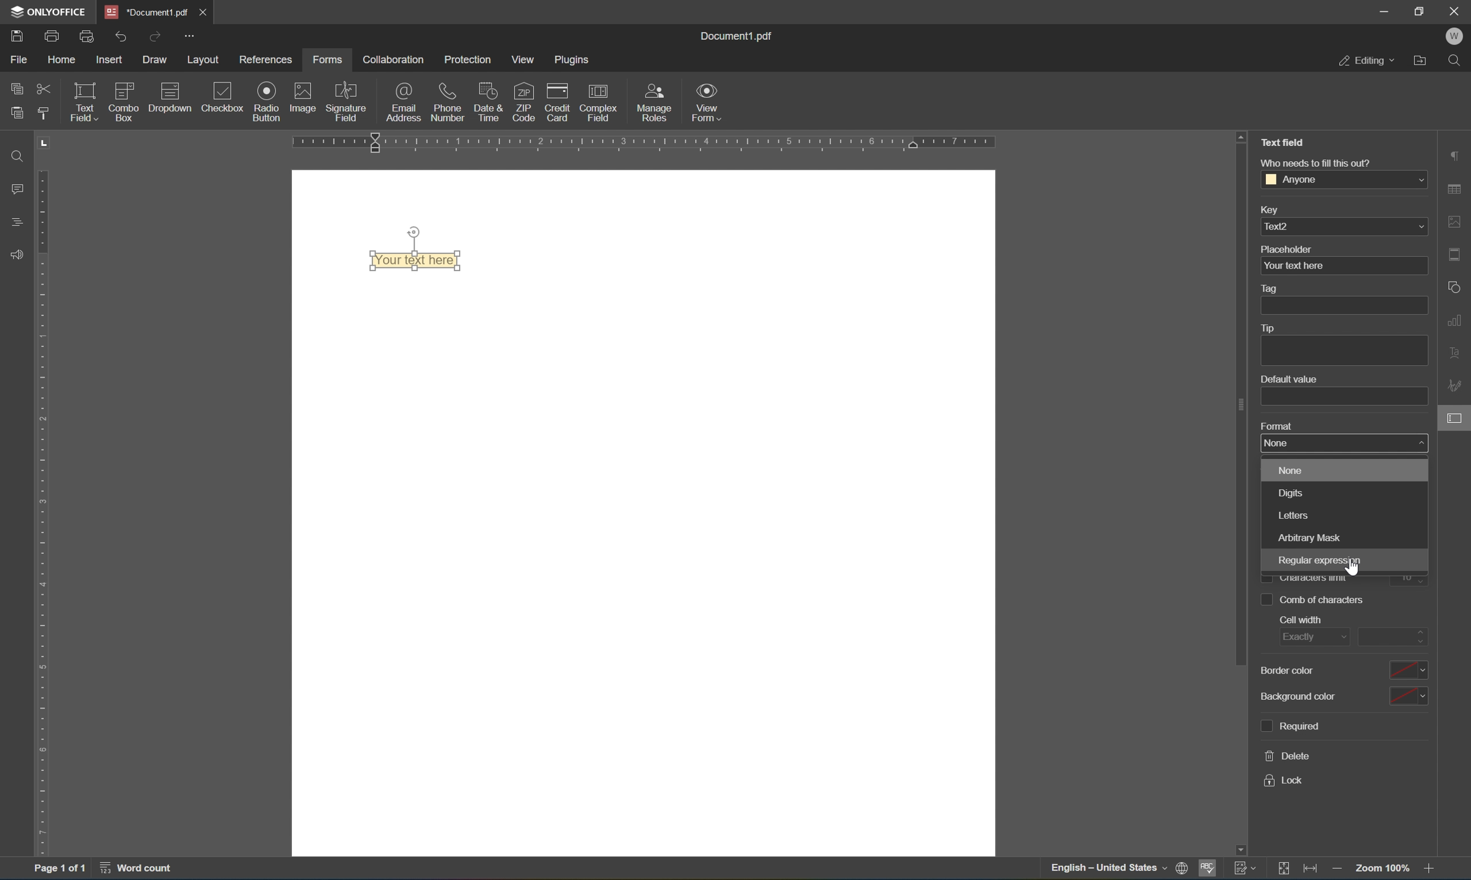 The height and width of the screenshot is (880, 1471). Describe the element at coordinates (1384, 12) in the screenshot. I see `minimize` at that location.